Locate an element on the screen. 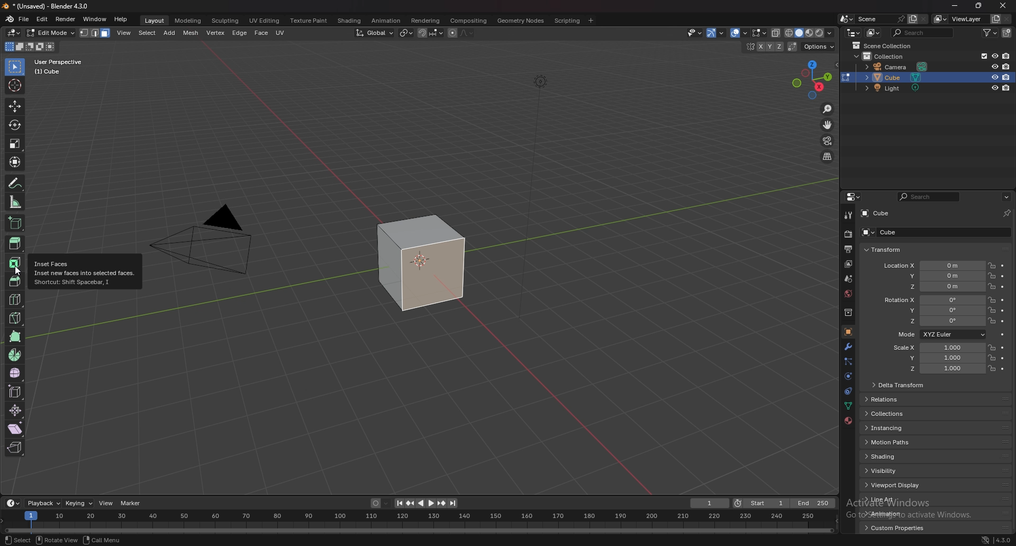 The width and height of the screenshot is (1016, 546). add view layer is located at coordinates (995, 19).